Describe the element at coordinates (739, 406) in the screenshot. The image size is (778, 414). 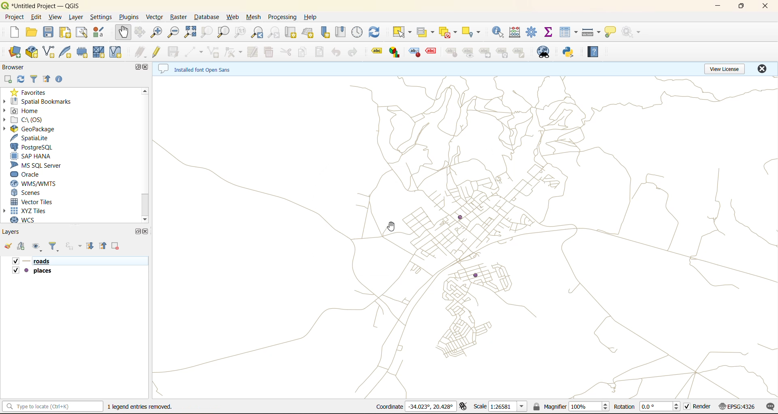
I see `crs` at that location.